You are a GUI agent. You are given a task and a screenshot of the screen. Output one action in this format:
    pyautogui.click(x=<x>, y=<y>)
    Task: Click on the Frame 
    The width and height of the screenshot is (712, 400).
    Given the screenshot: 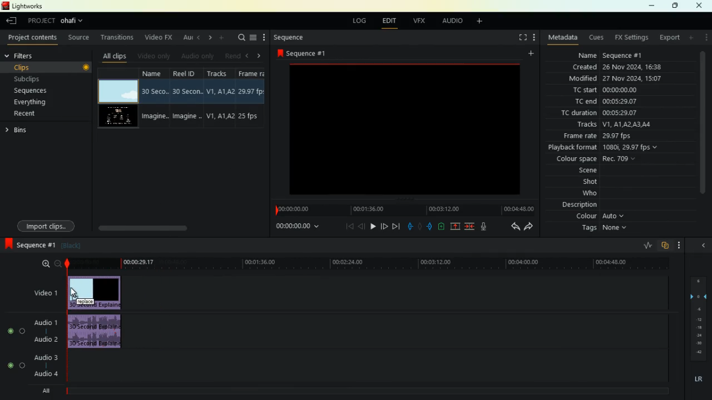 What is the action you would take?
    pyautogui.click(x=251, y=74)
    